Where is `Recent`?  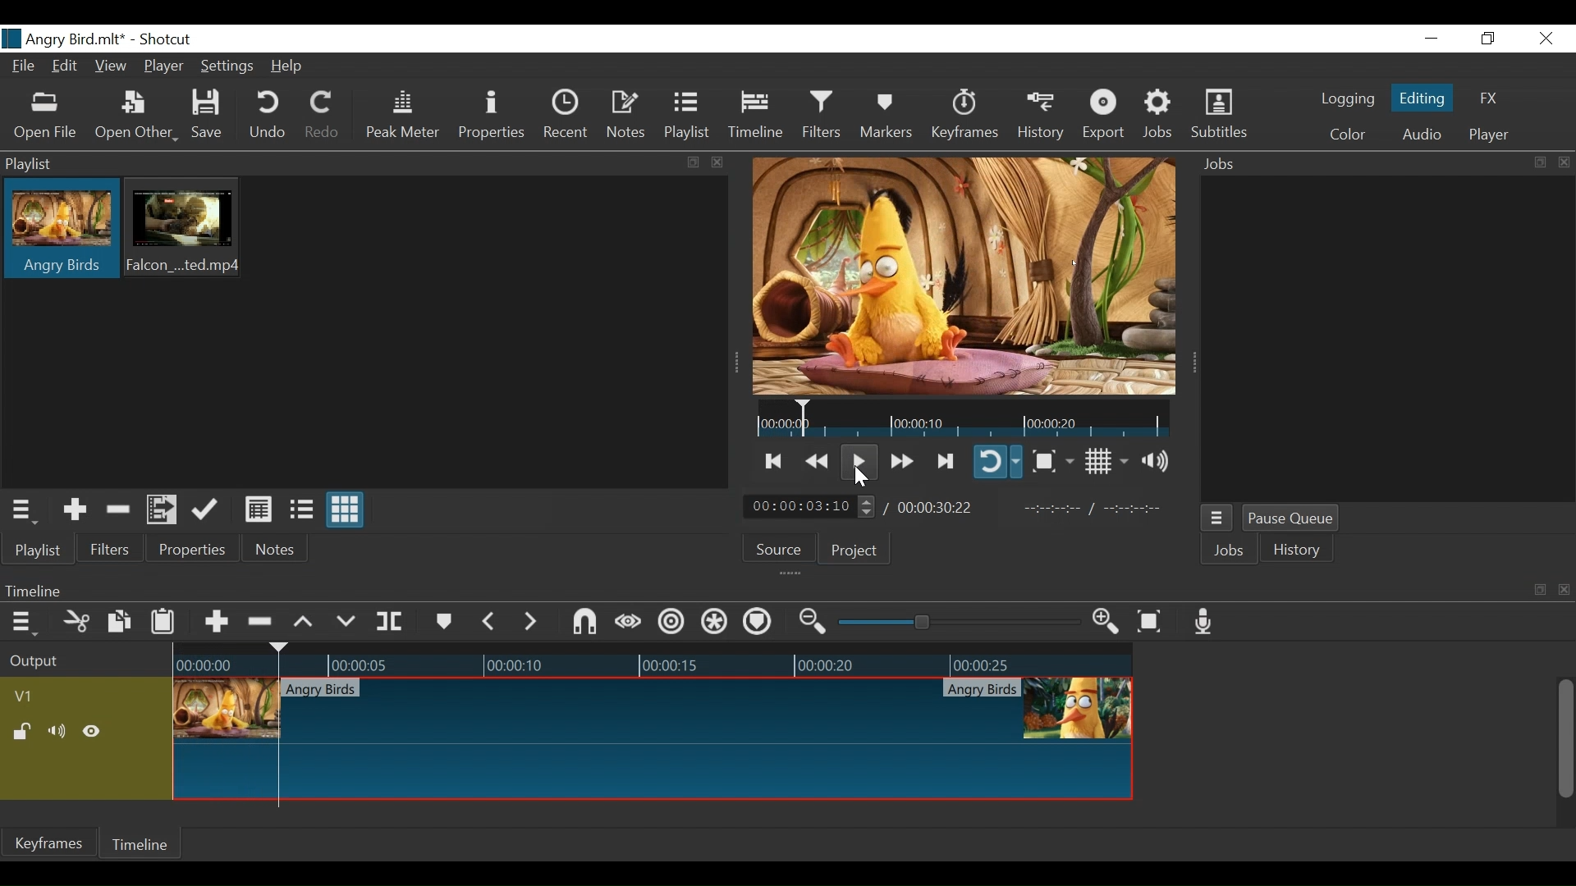 Recent is located at coordinates (569, 117).